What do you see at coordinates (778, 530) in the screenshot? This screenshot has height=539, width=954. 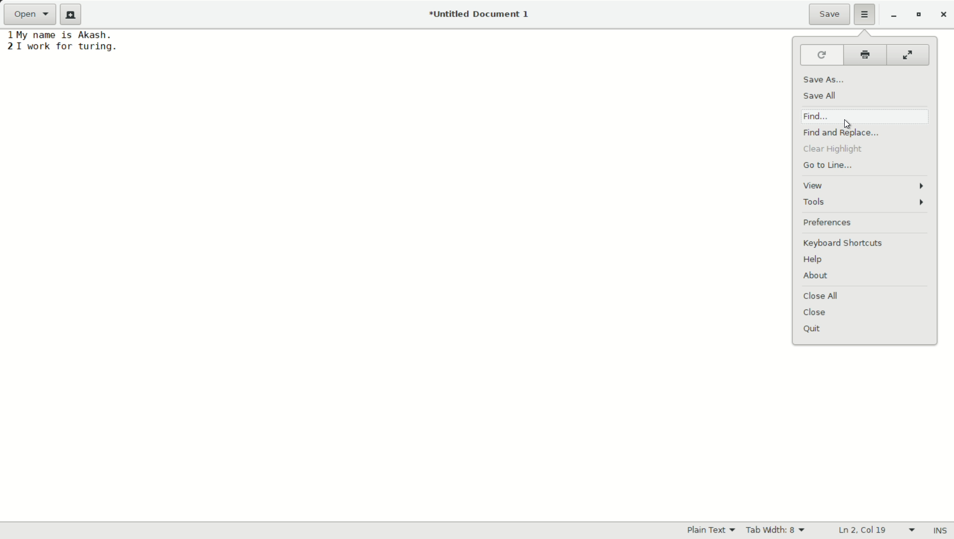 I see `tab width` at bounding box center [778, 530].